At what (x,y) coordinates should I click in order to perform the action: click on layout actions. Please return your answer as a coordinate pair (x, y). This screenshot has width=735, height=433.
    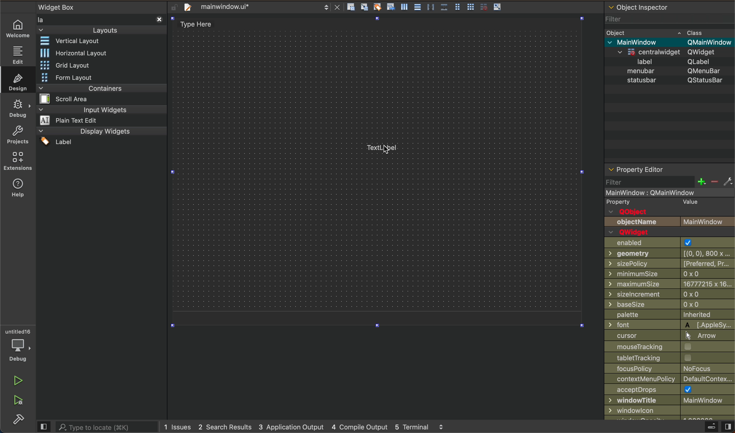
    Looking at the image, I should click on (430, 6).